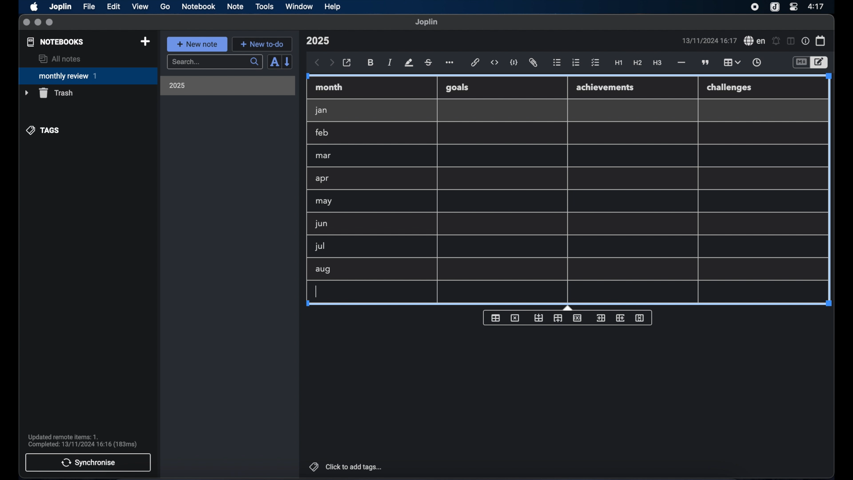  What do you see at coordinates (821, 63) in the screenshot?
I see `toggle editor` at bounding box center [821, 63].